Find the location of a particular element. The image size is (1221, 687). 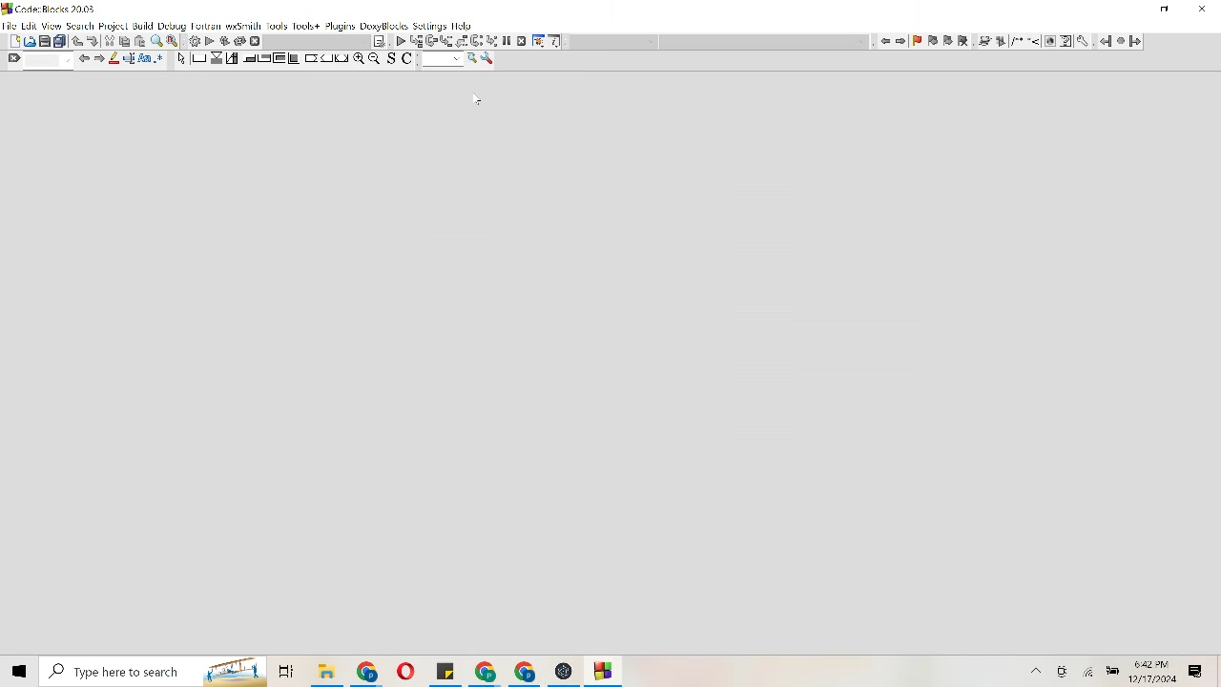

Cut is located at coordinates (133, 41).